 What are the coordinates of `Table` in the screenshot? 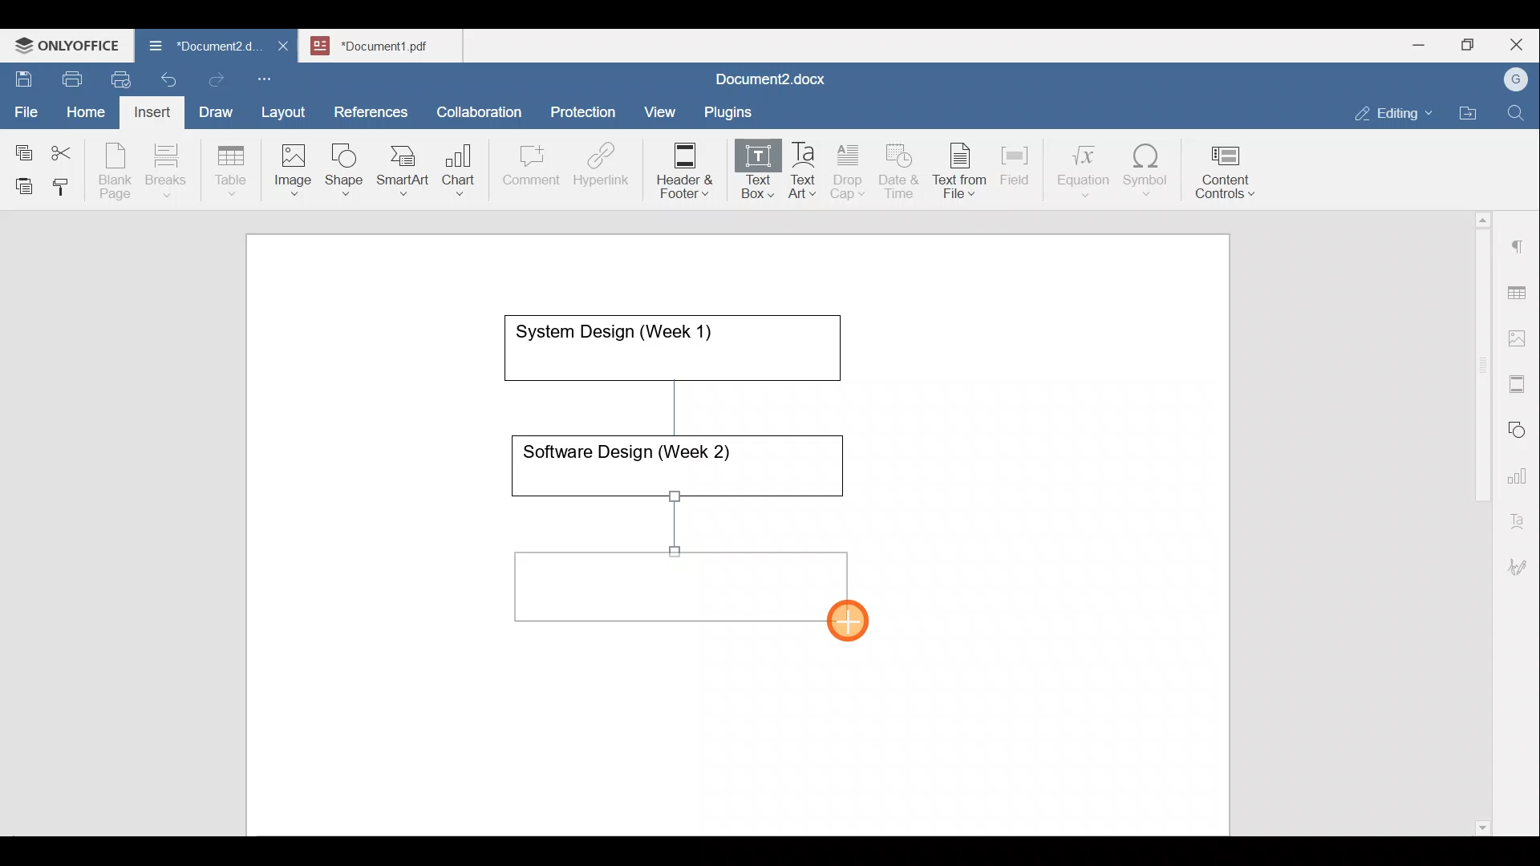 It's located at (232, 167).